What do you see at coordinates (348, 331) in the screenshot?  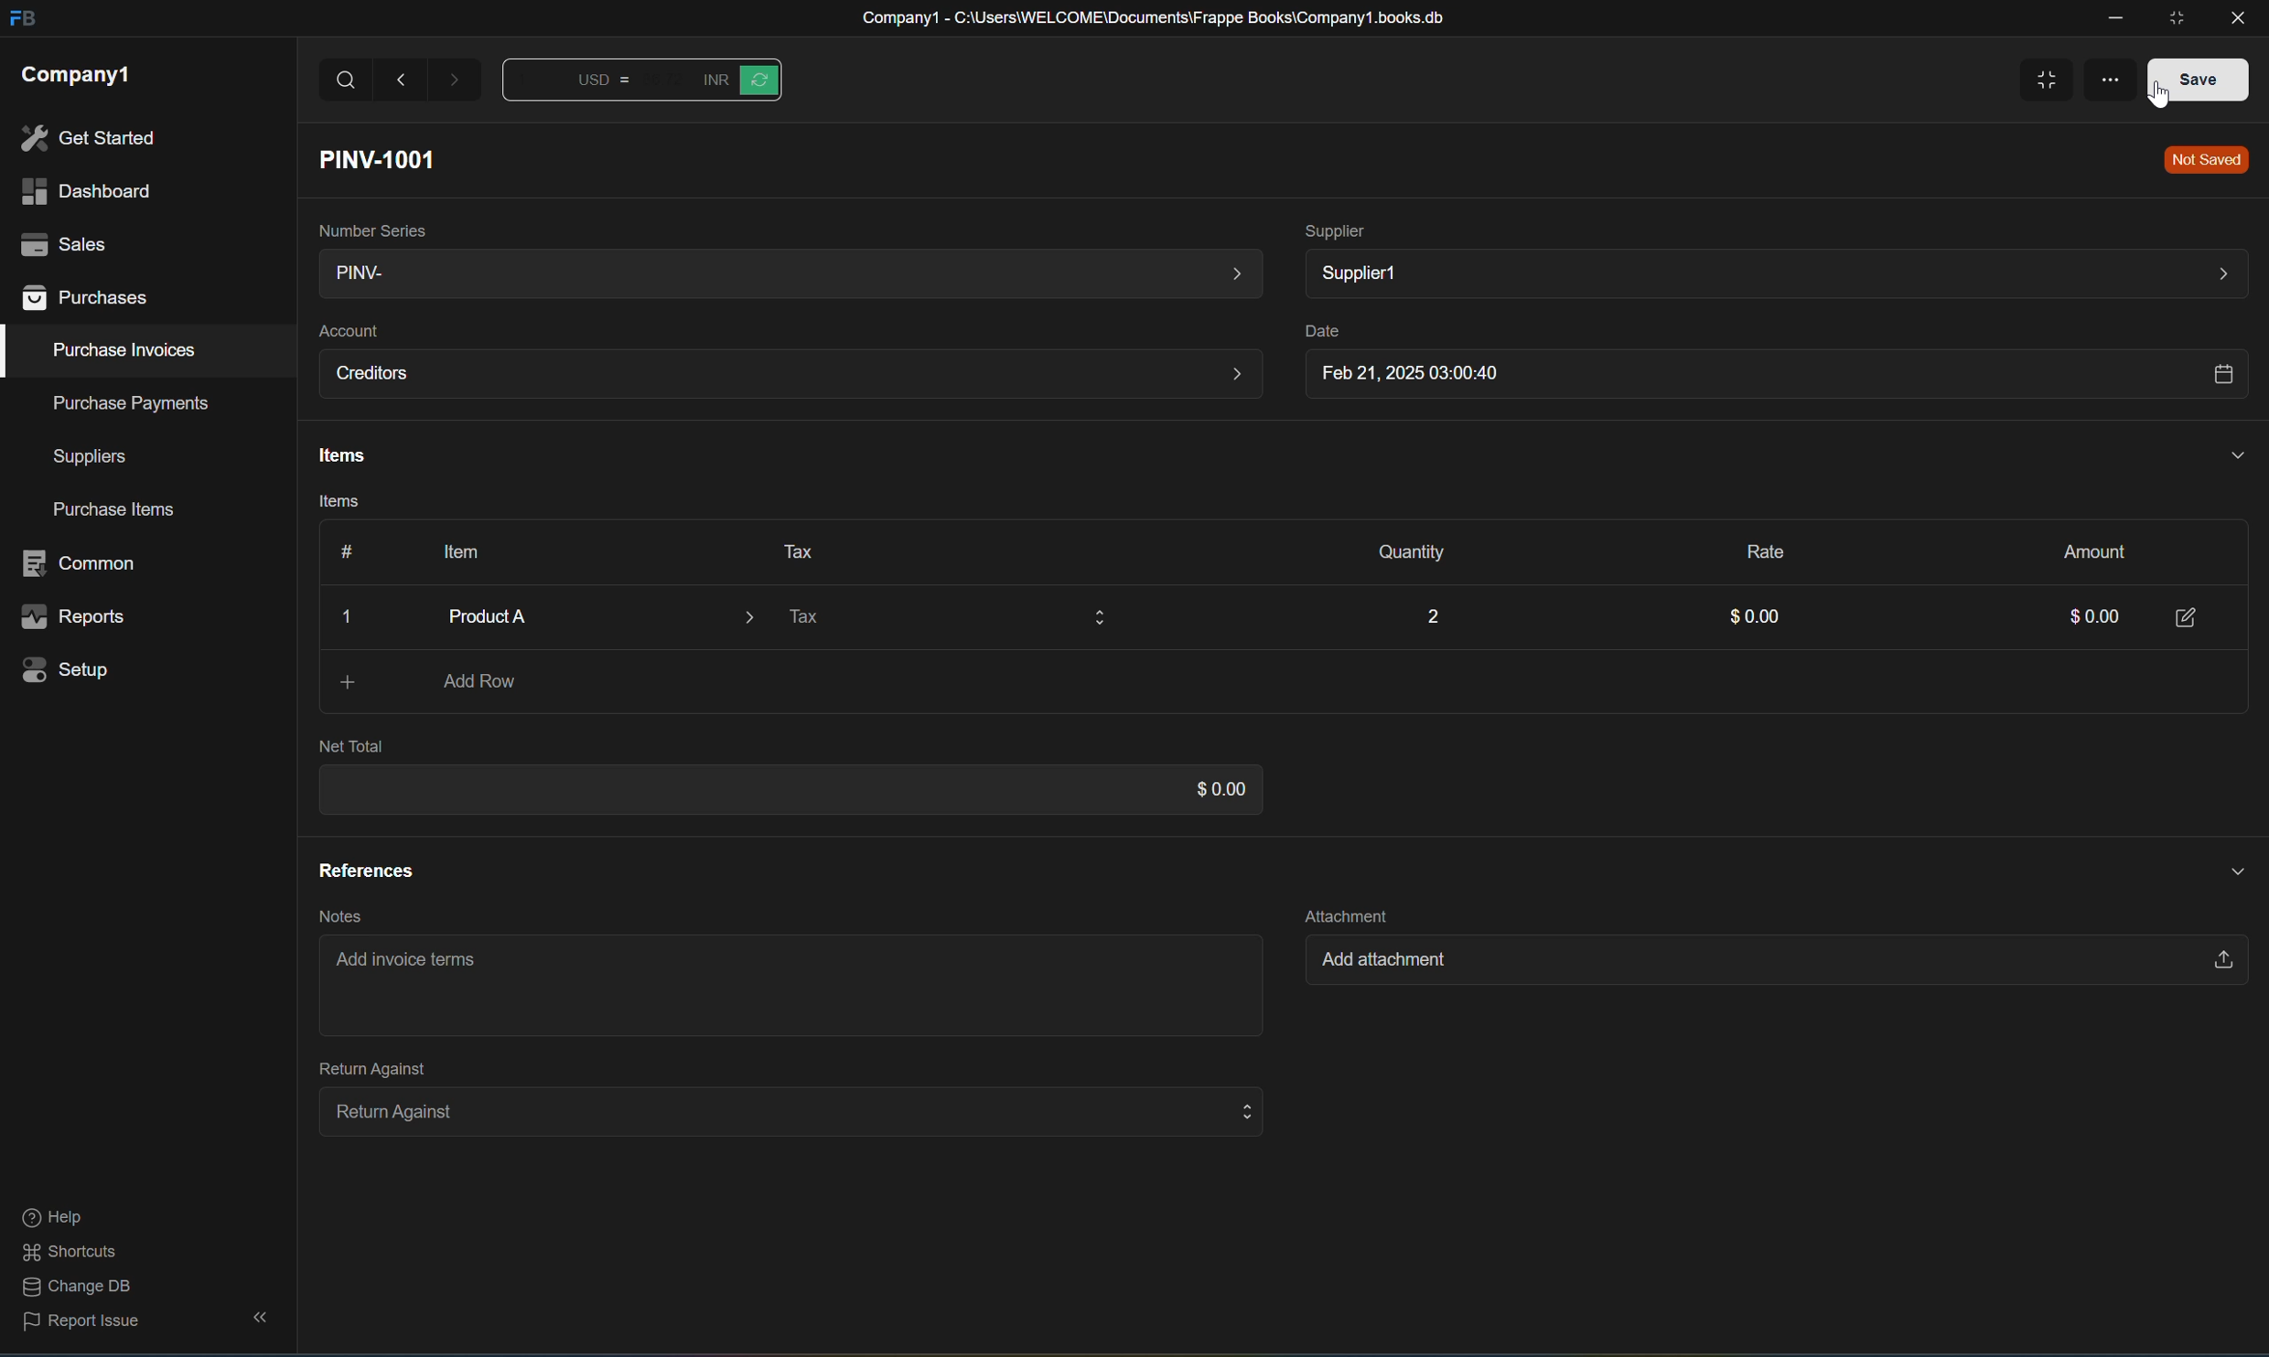 I see `Account` at bounding box center [348, 331].